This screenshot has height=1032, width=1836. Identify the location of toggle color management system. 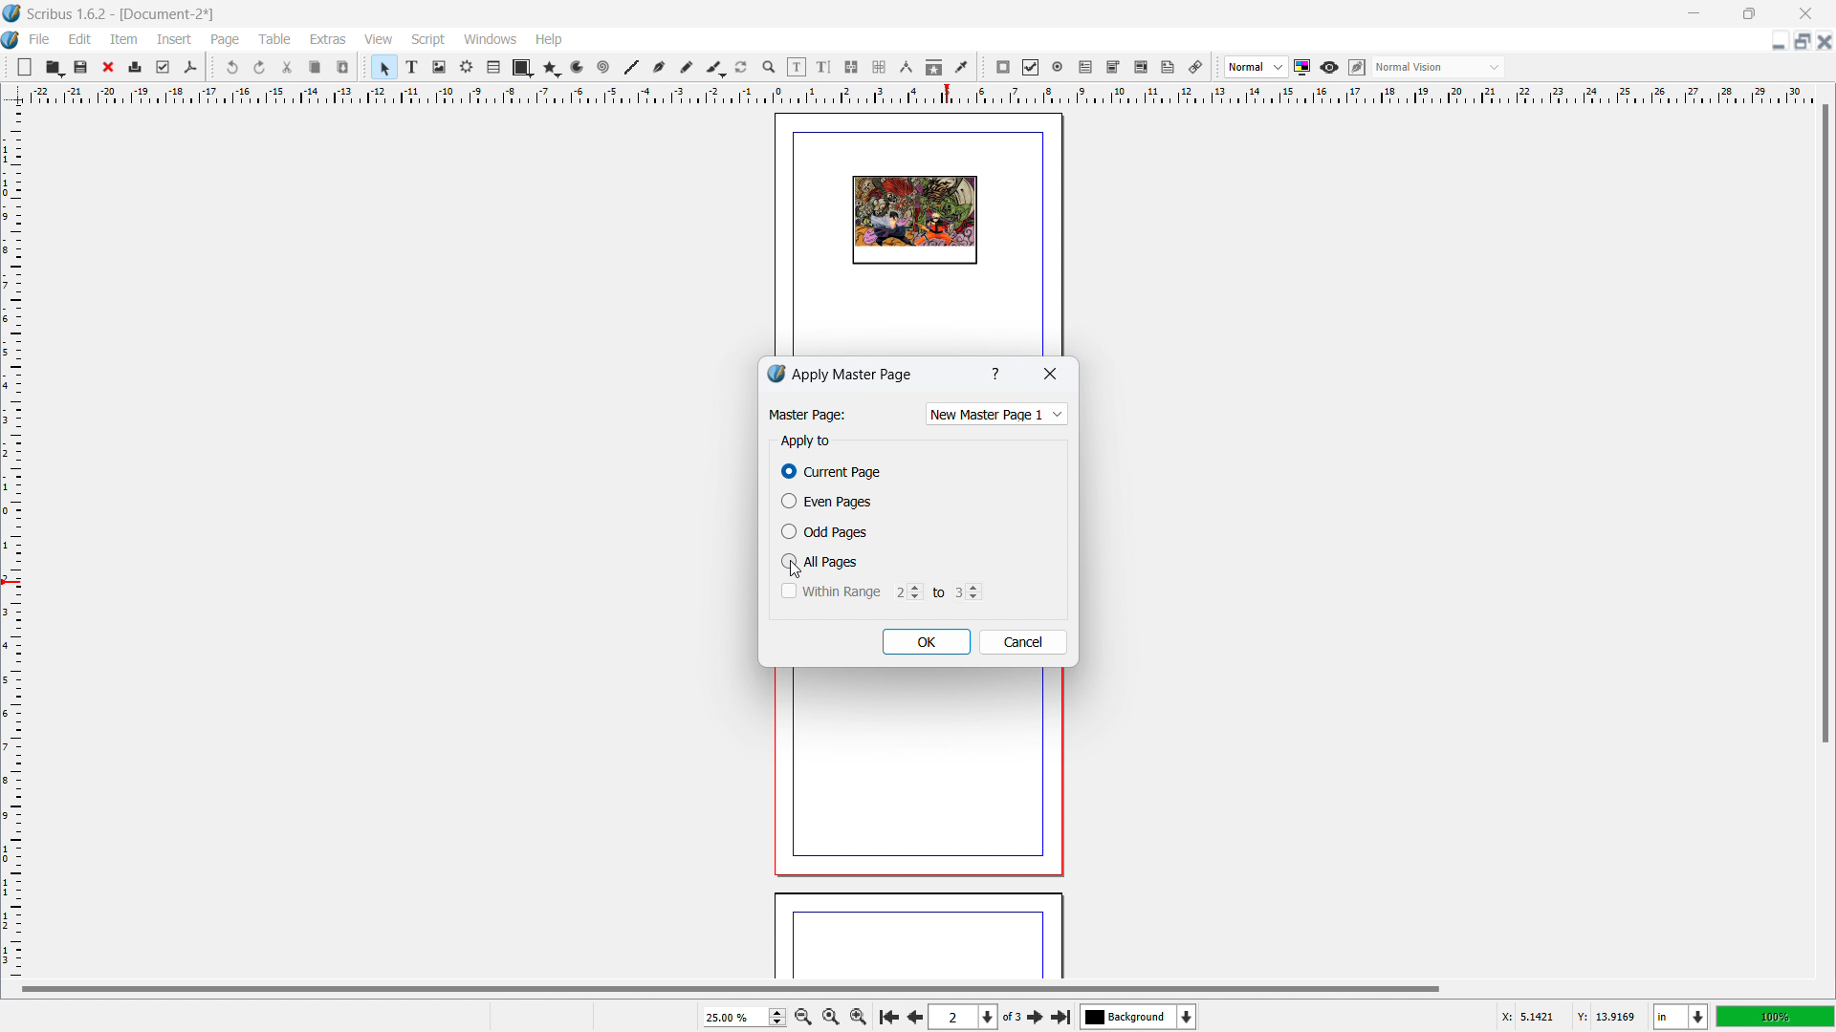
(1303, 67).